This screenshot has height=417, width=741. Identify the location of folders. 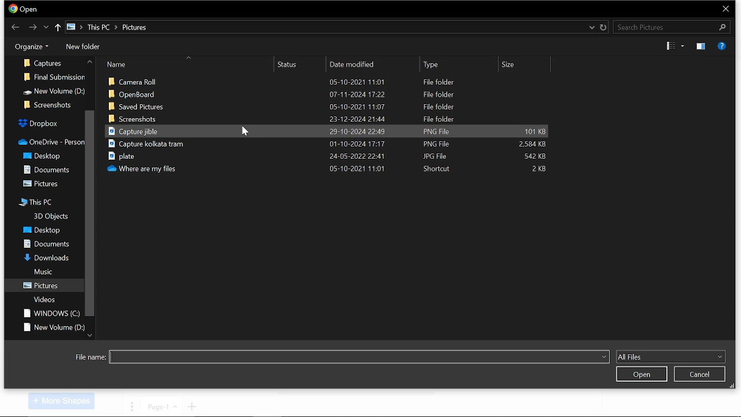
(56, 74).